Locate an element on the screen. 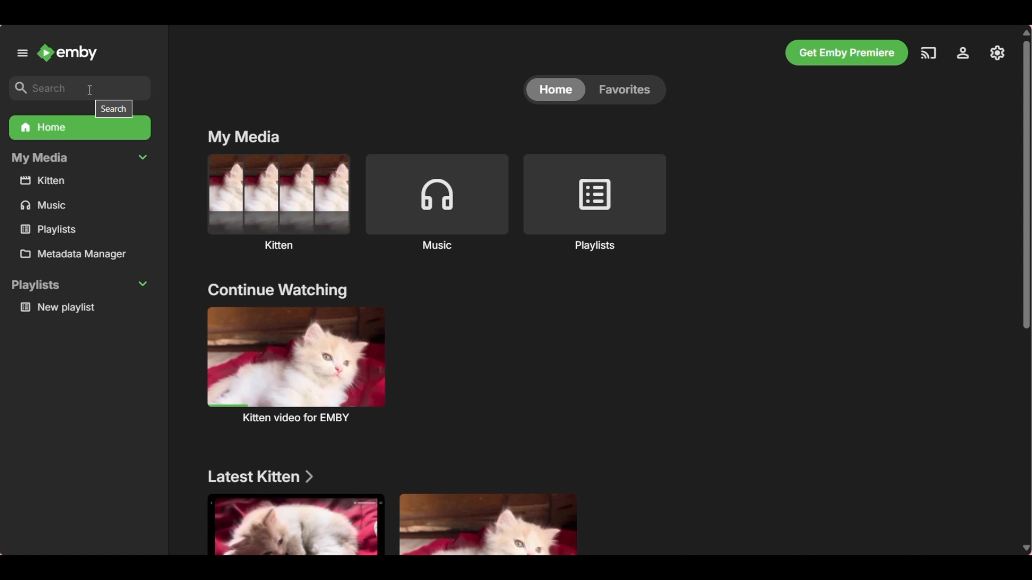 This screenshot has width=1032, height=580. music is located at coordinates (82, 206).